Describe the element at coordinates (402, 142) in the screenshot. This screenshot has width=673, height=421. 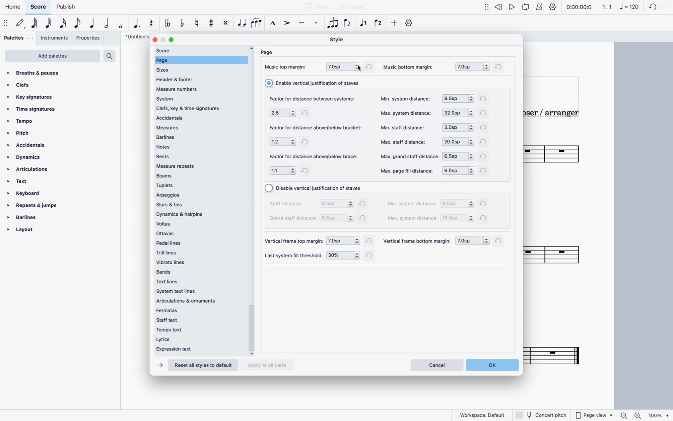
I see `max staff distance` at that location.